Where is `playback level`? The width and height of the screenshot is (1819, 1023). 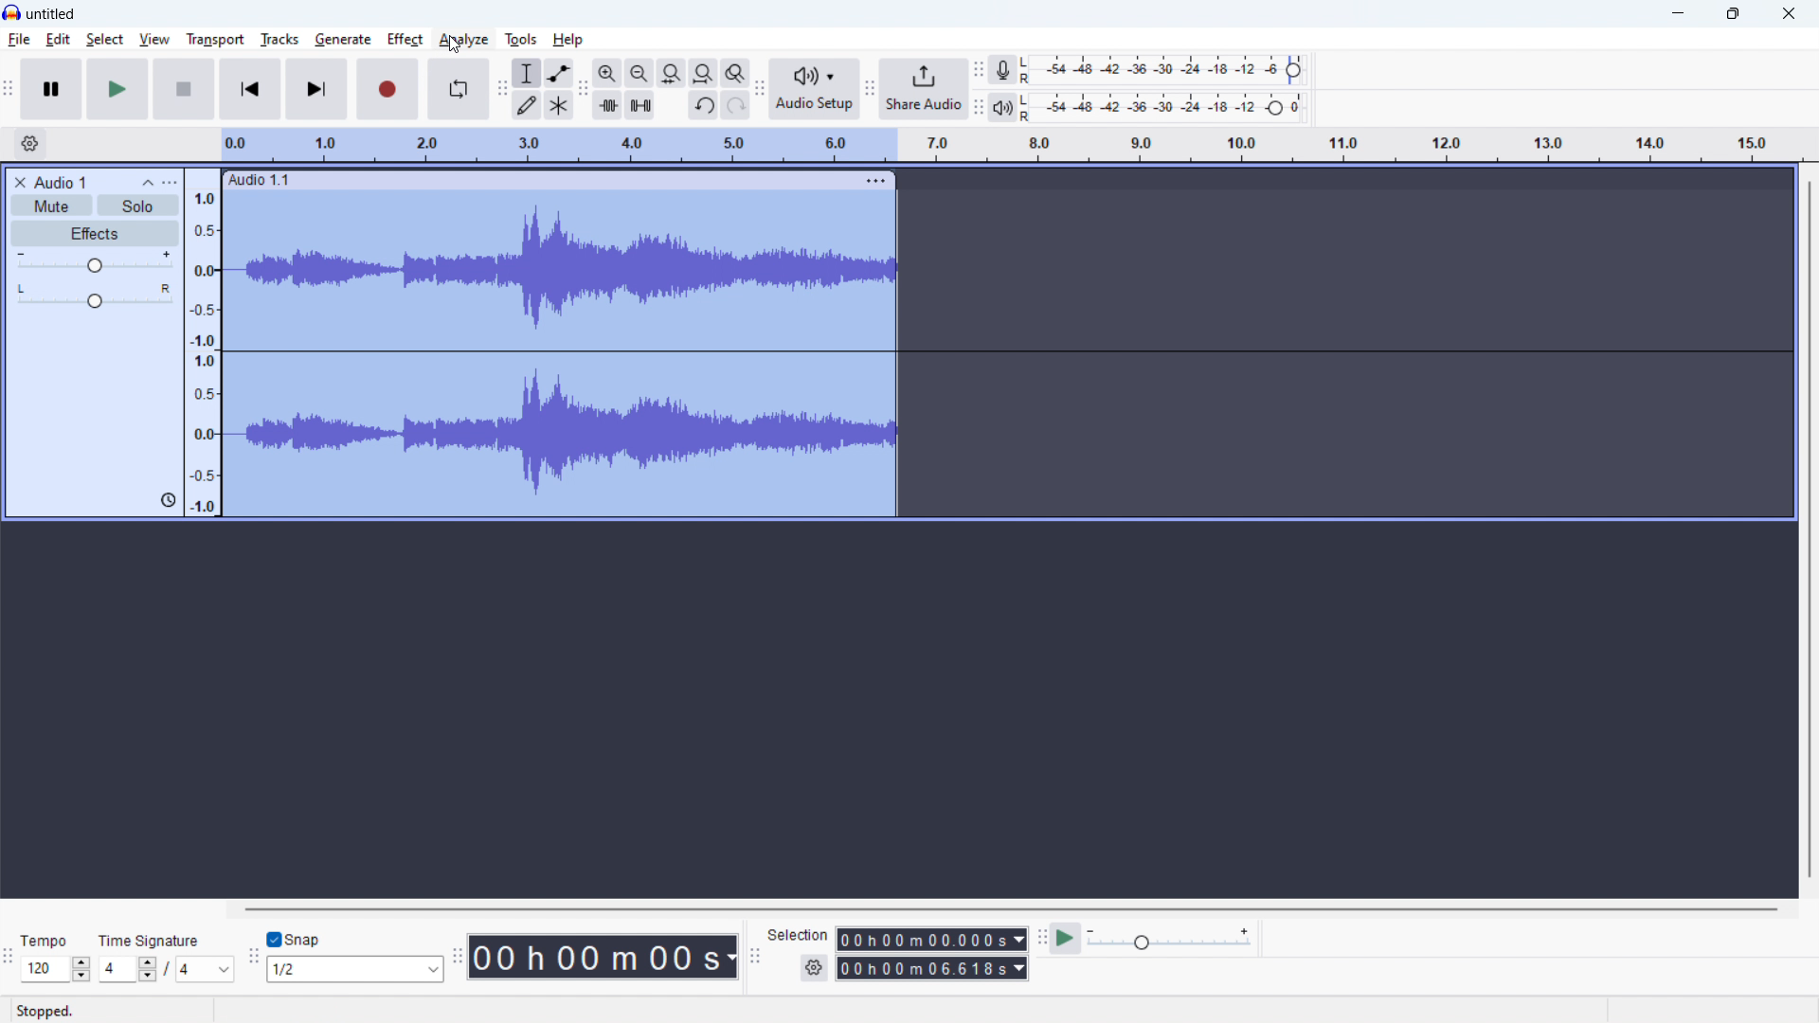 playback level is located at coordinates (1166, 107).